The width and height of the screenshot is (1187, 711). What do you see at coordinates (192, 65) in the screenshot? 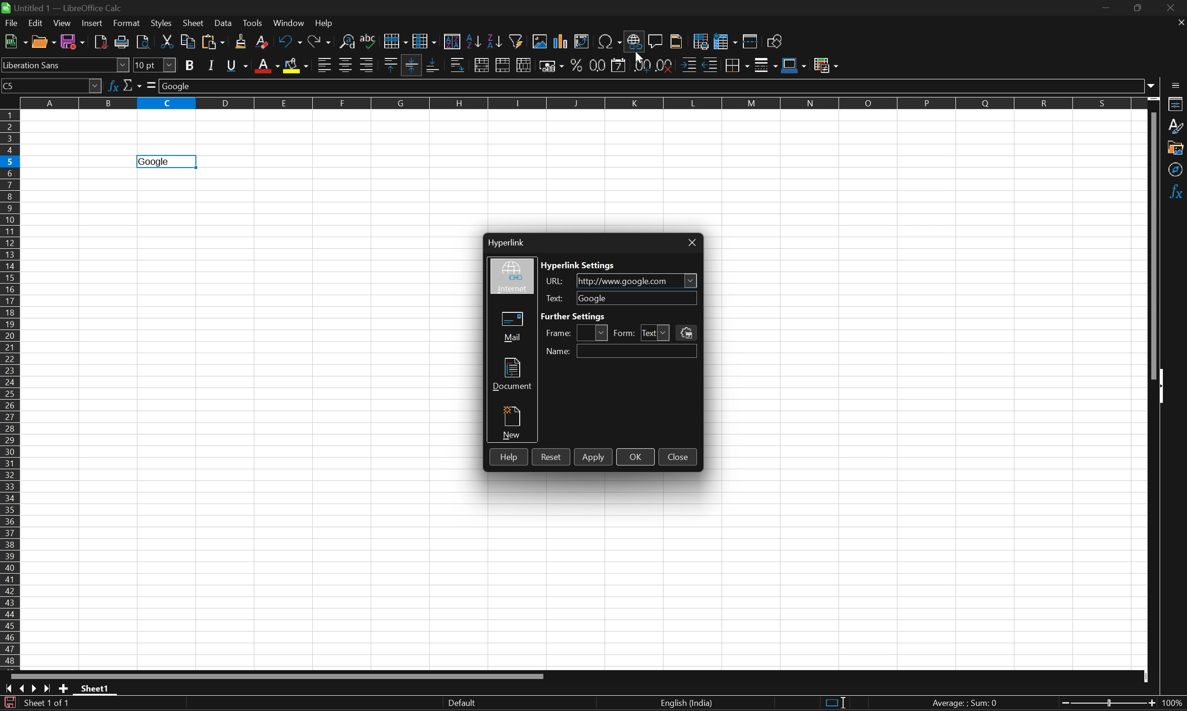
I see `Bold` at bounding box center [192, 65].